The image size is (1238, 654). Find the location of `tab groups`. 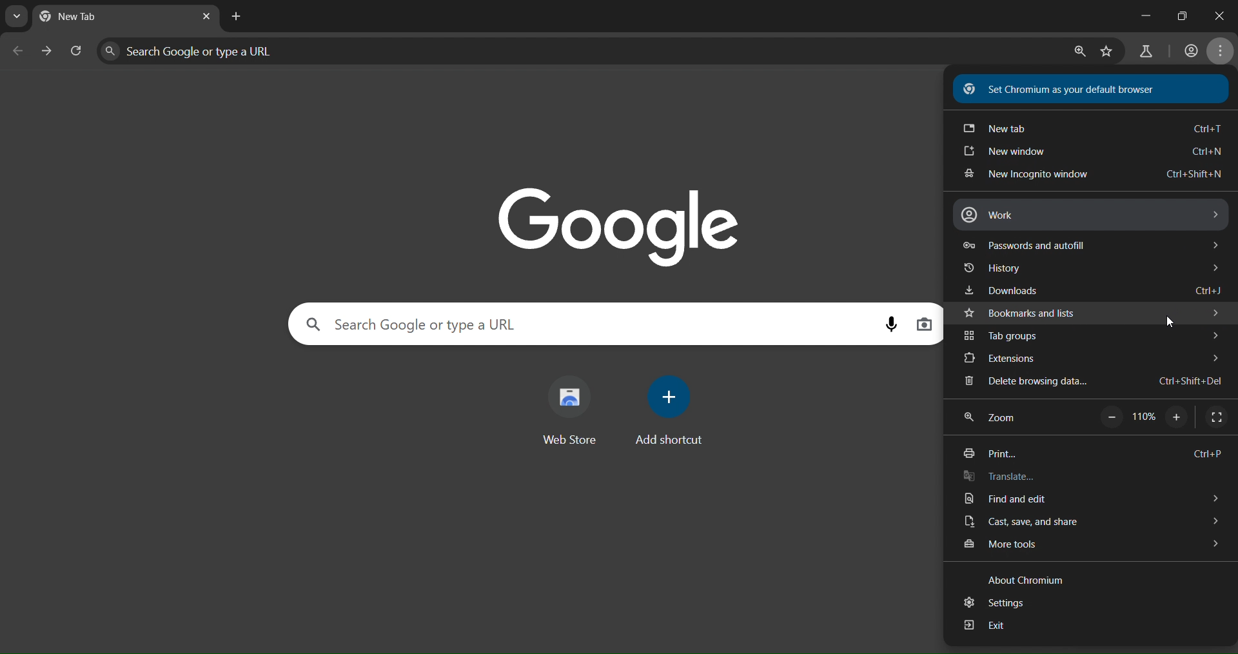

tab groups is located at coordinates (1092, 336).